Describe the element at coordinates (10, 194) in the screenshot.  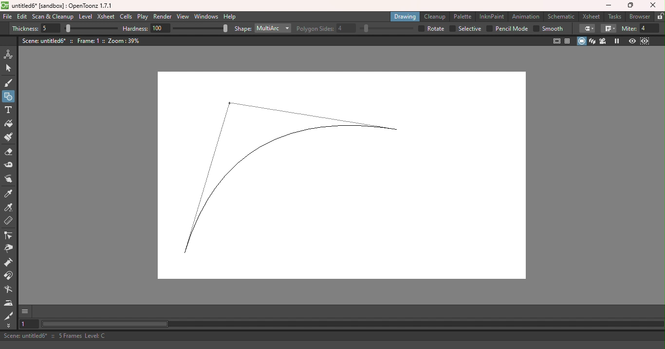
I see `Style picker tool` at that location.